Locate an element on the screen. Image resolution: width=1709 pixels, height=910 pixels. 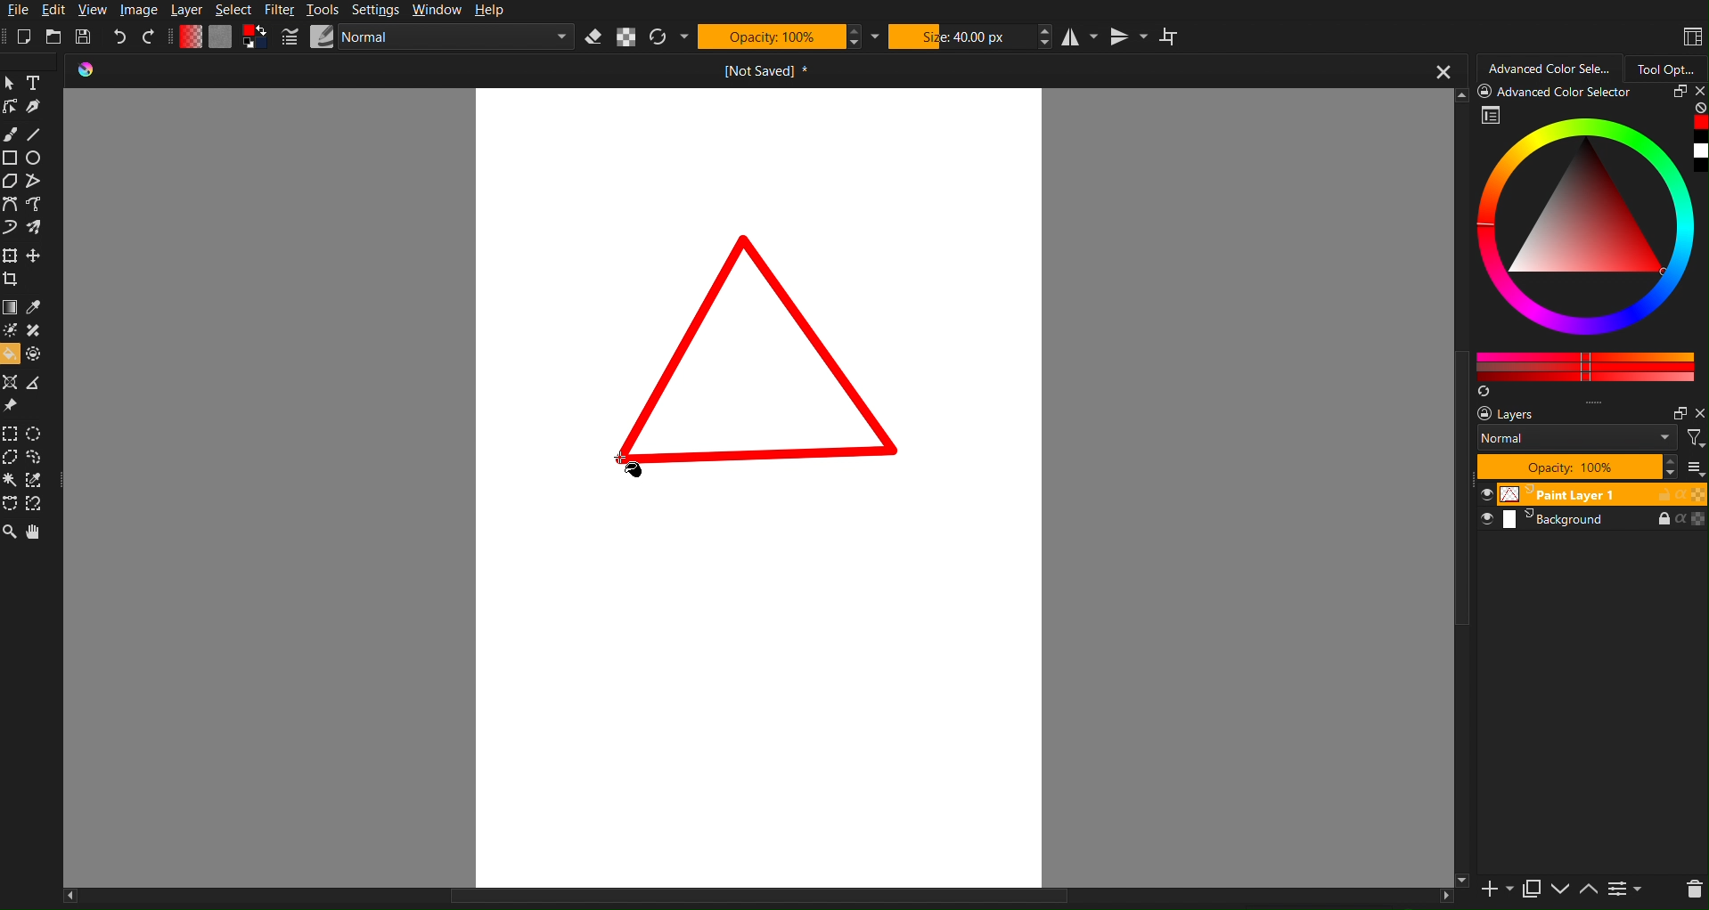
blend mode is located at coordinates (1578, 438).